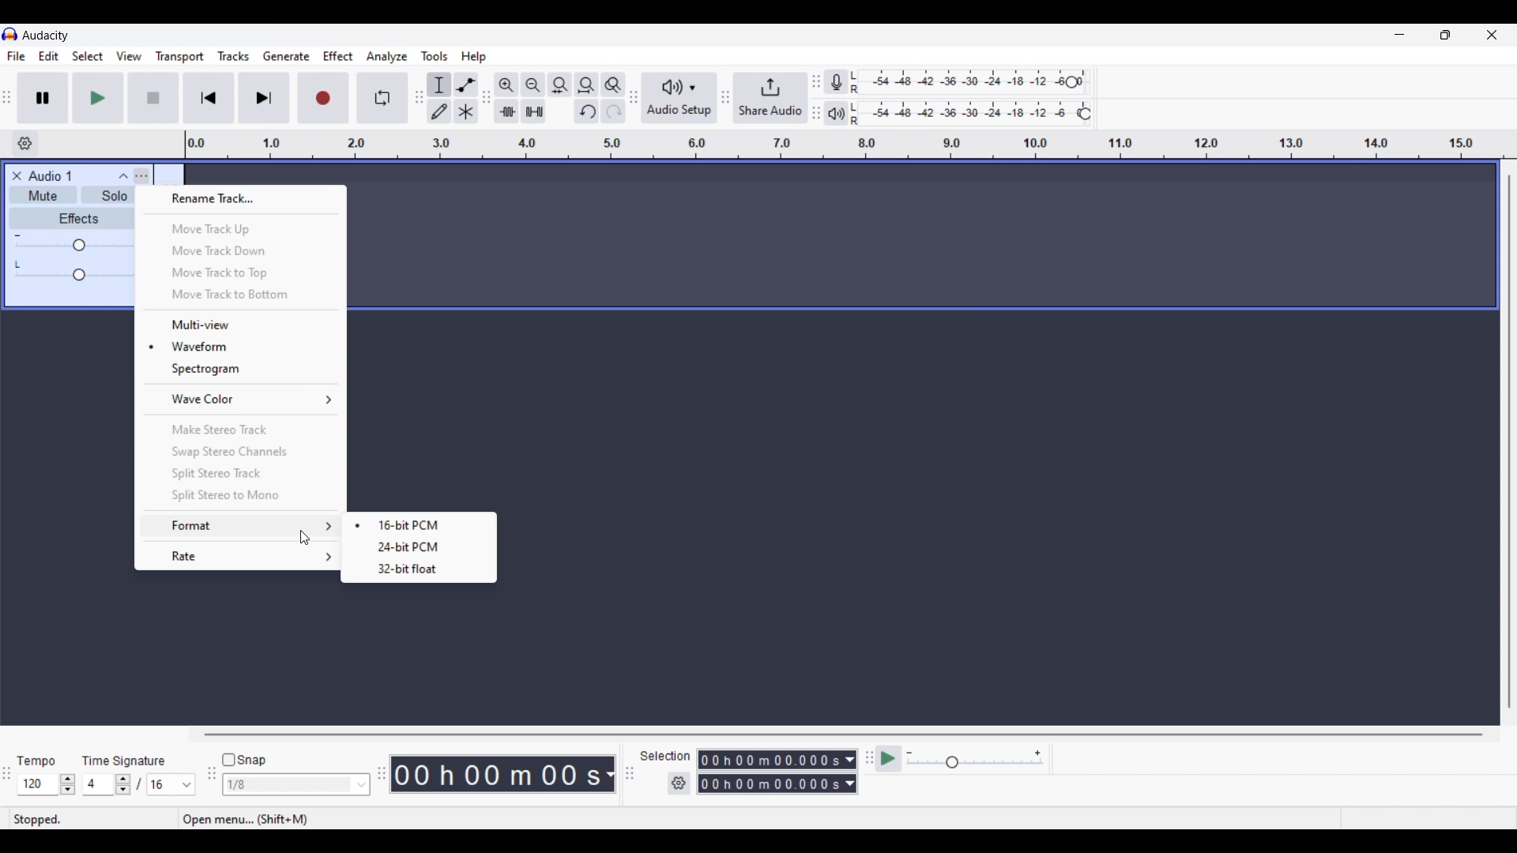  What do you see at coordinates (610, 774) in the screenshot?
I see `Metrics to calculate recording` at bounding box center [610, 774].